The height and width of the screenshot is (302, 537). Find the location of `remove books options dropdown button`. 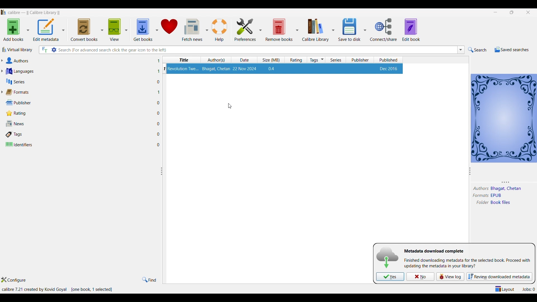

remove books options dropdown button is located at coordinates (297, 28).